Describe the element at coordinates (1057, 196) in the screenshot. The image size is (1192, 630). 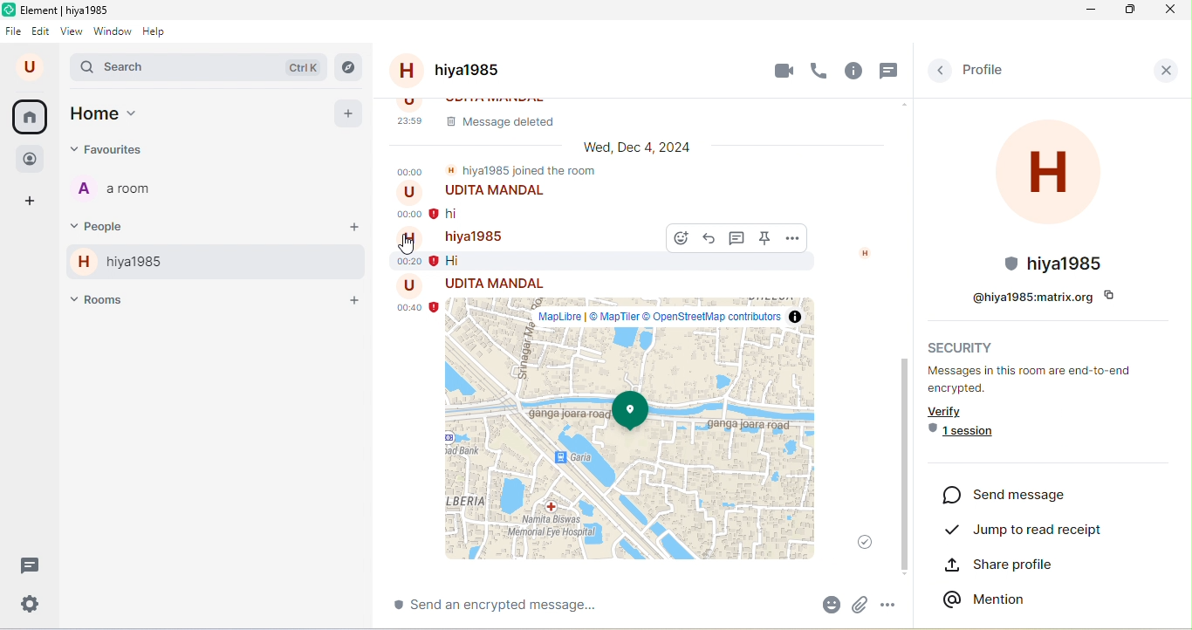
I see `hiya 1985` at that location.